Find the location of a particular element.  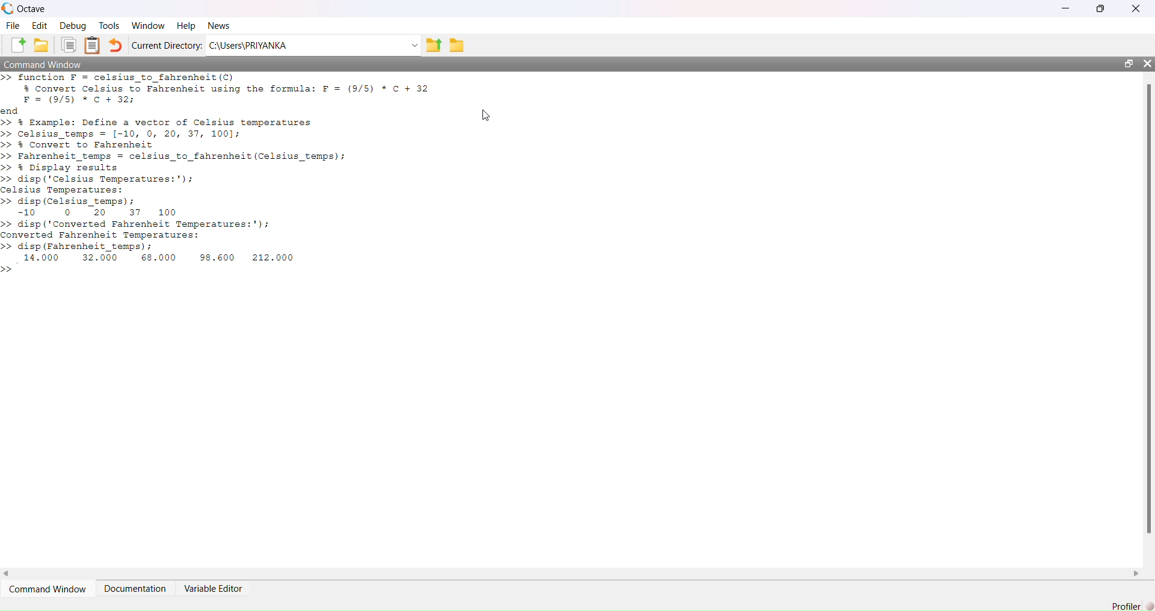

cursor is located at coordinates (486, 115).